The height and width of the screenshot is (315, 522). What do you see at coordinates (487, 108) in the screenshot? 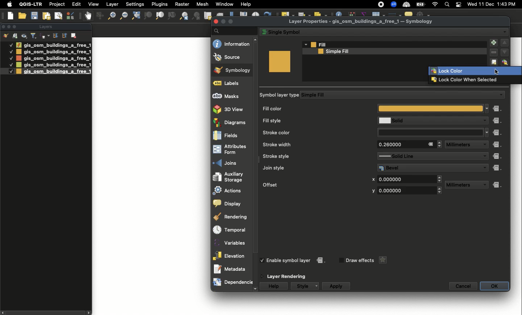
I see `Drop down` at bounding box center [487, 108].